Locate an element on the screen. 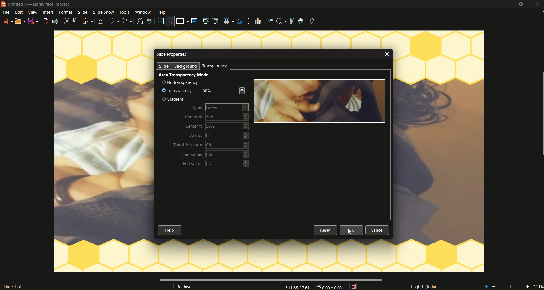 This screenshot has height=290, width=544. edit is located at coordinates (19, 12).